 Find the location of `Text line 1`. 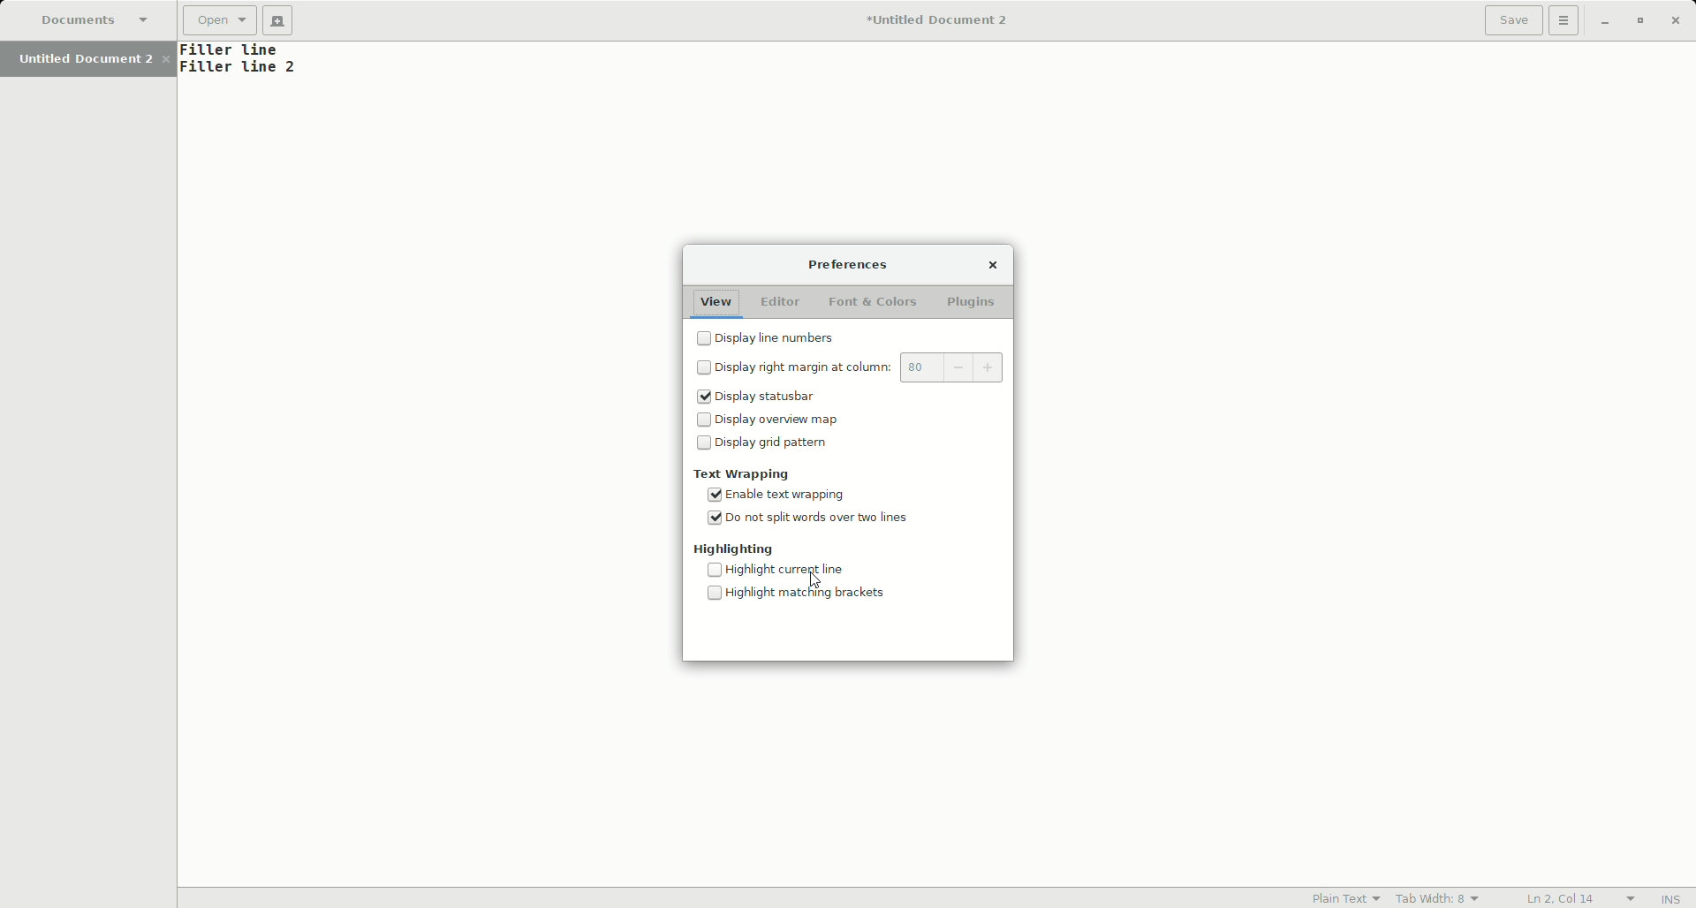

Text line 1 is located at coordinates (241, 50).